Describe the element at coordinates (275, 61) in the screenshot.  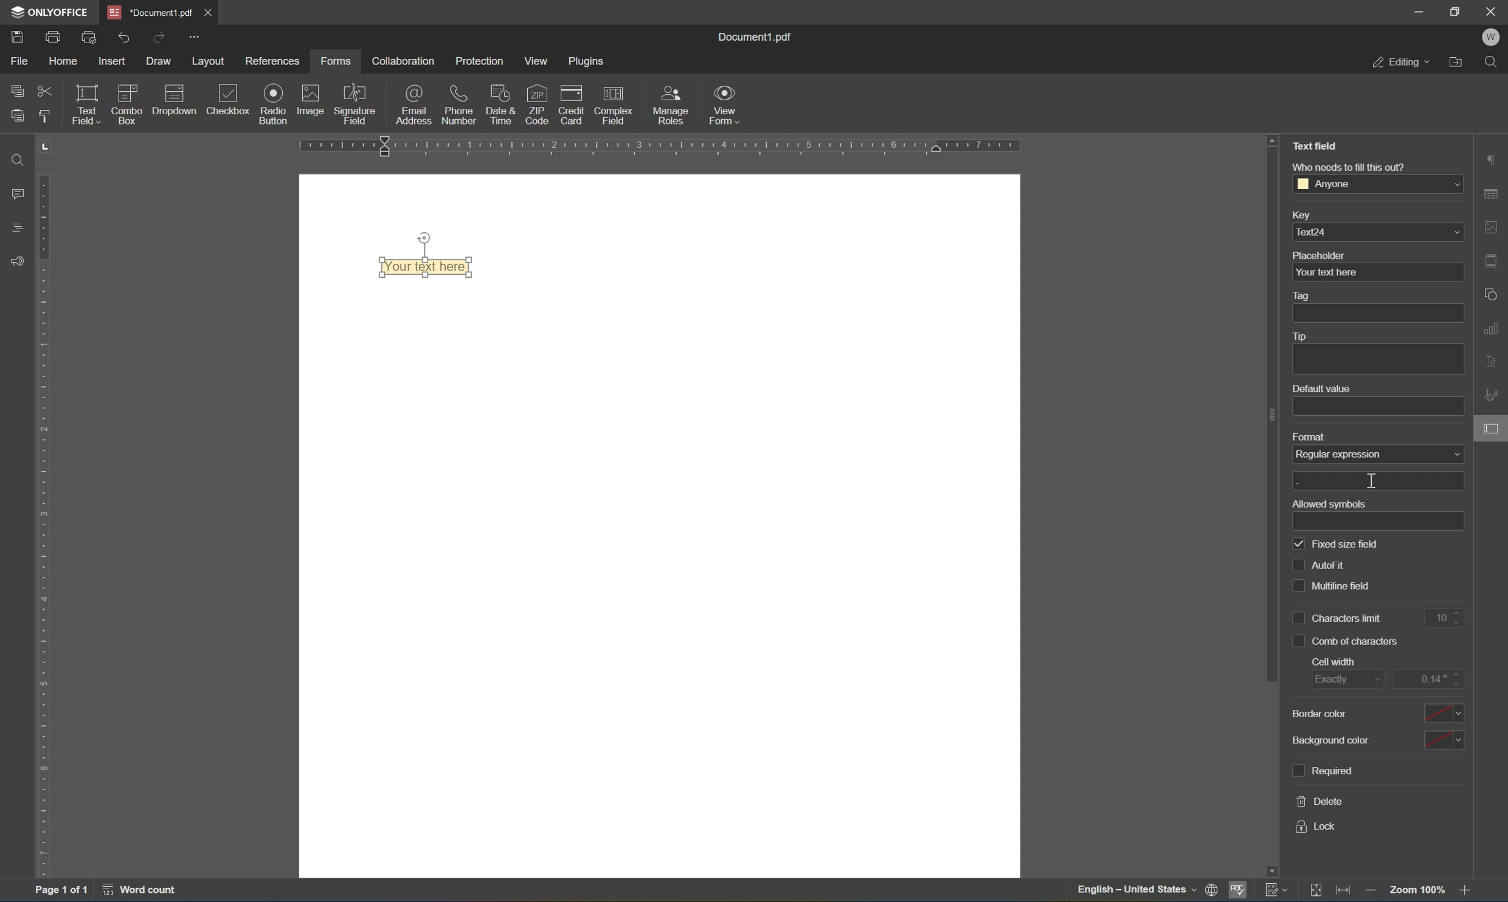
I see `references` at that location.